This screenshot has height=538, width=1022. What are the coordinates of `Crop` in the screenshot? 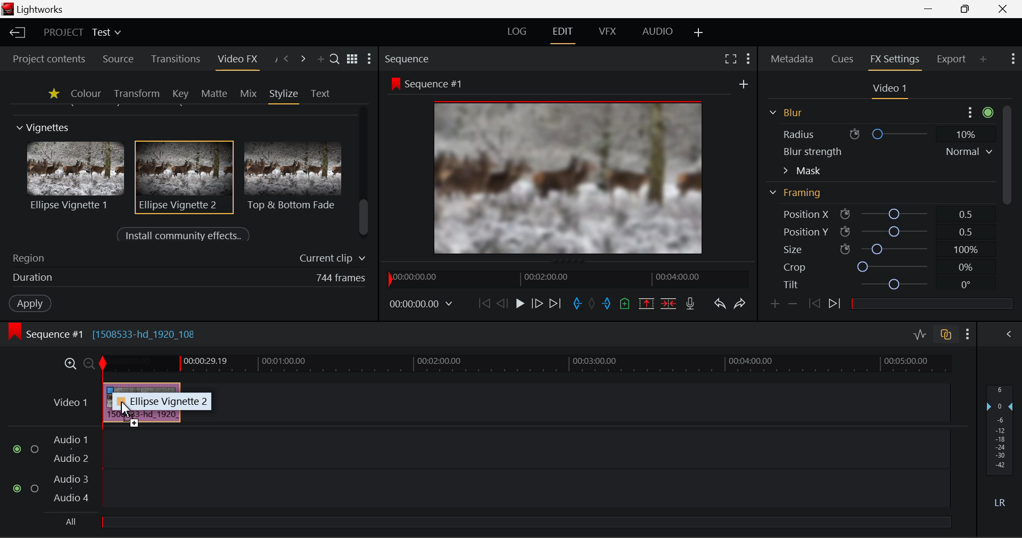 It's located at (877, 267).